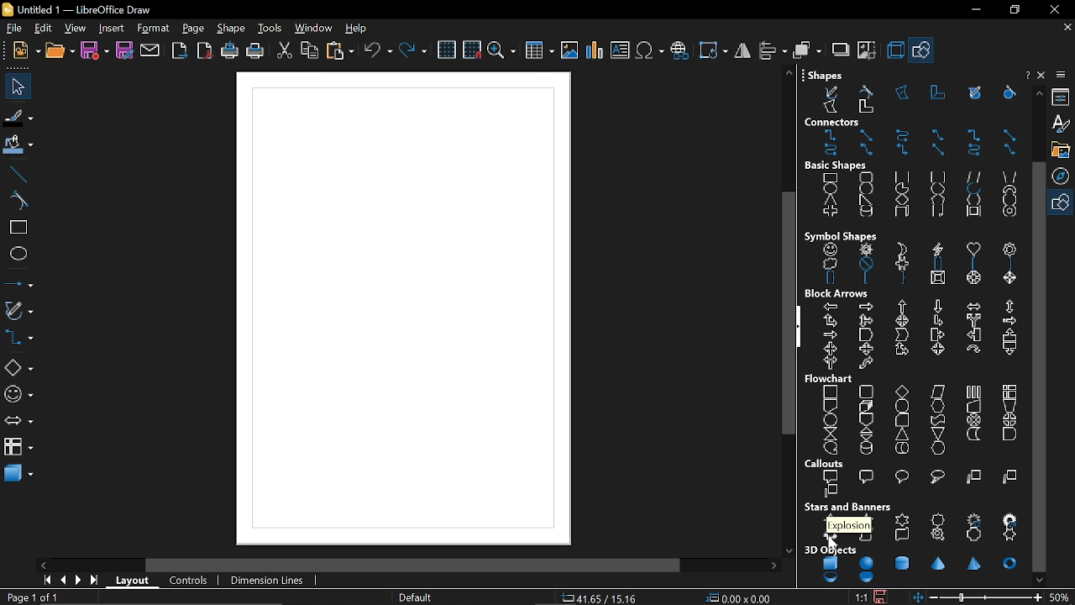  What do you see at coordinates (862, 597) in the screenshot?
I see `scaling factor (1:1)` at bounding box center [862, 597].